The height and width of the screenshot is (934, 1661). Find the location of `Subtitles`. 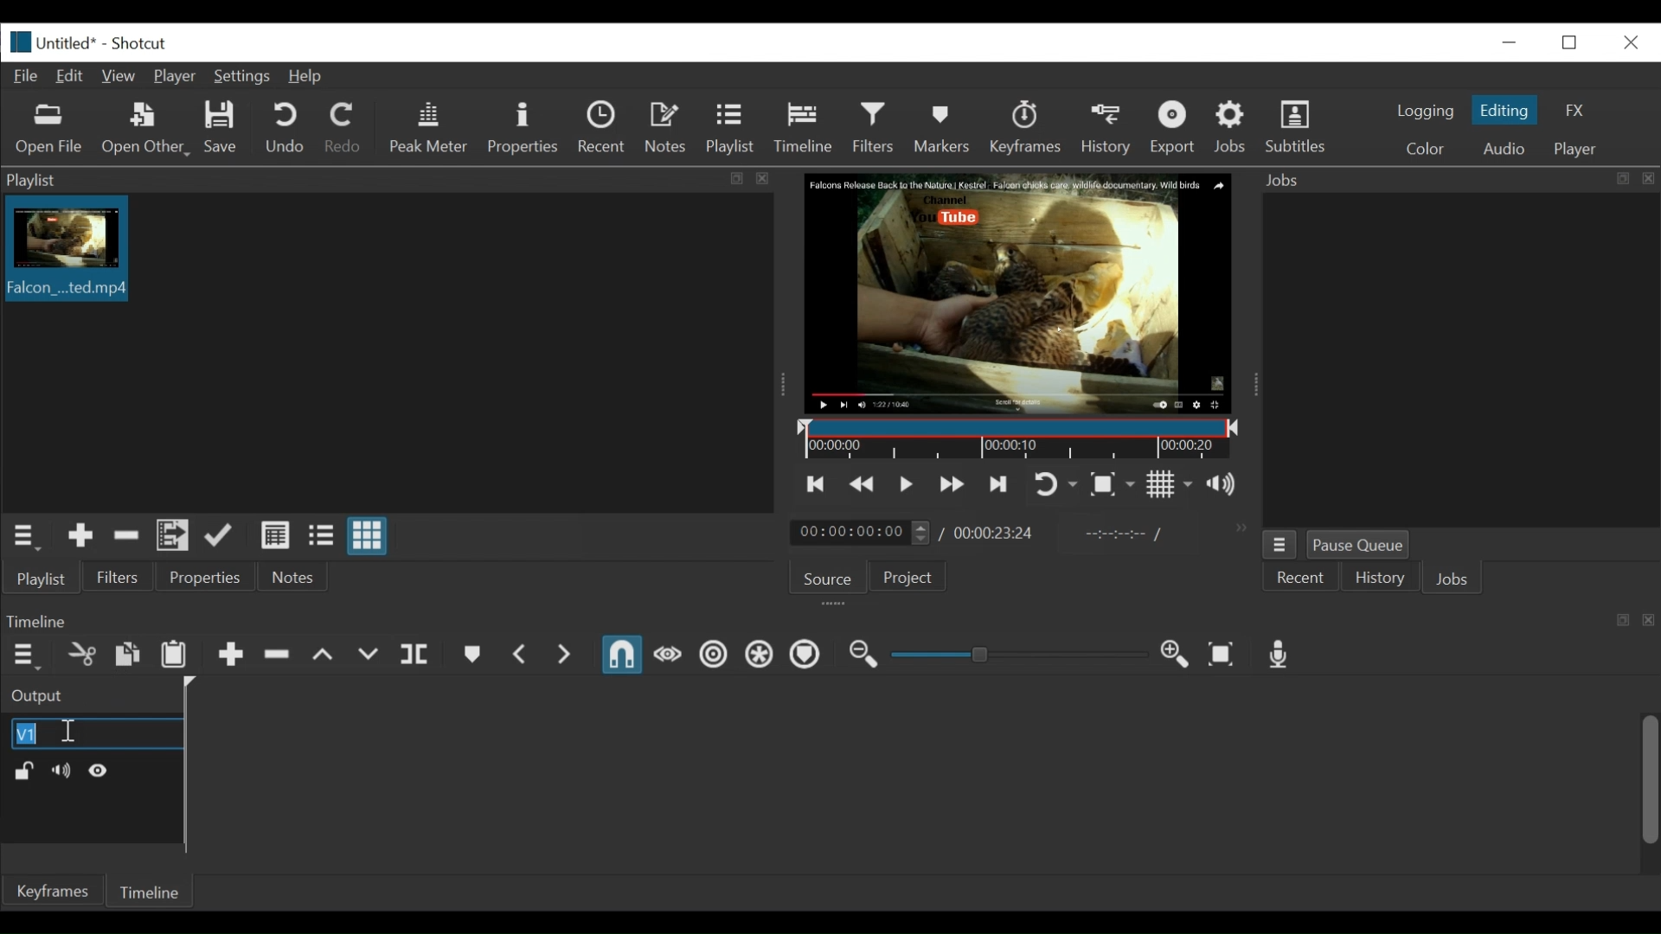

Subtitles is located at coordinates (1299, 127).